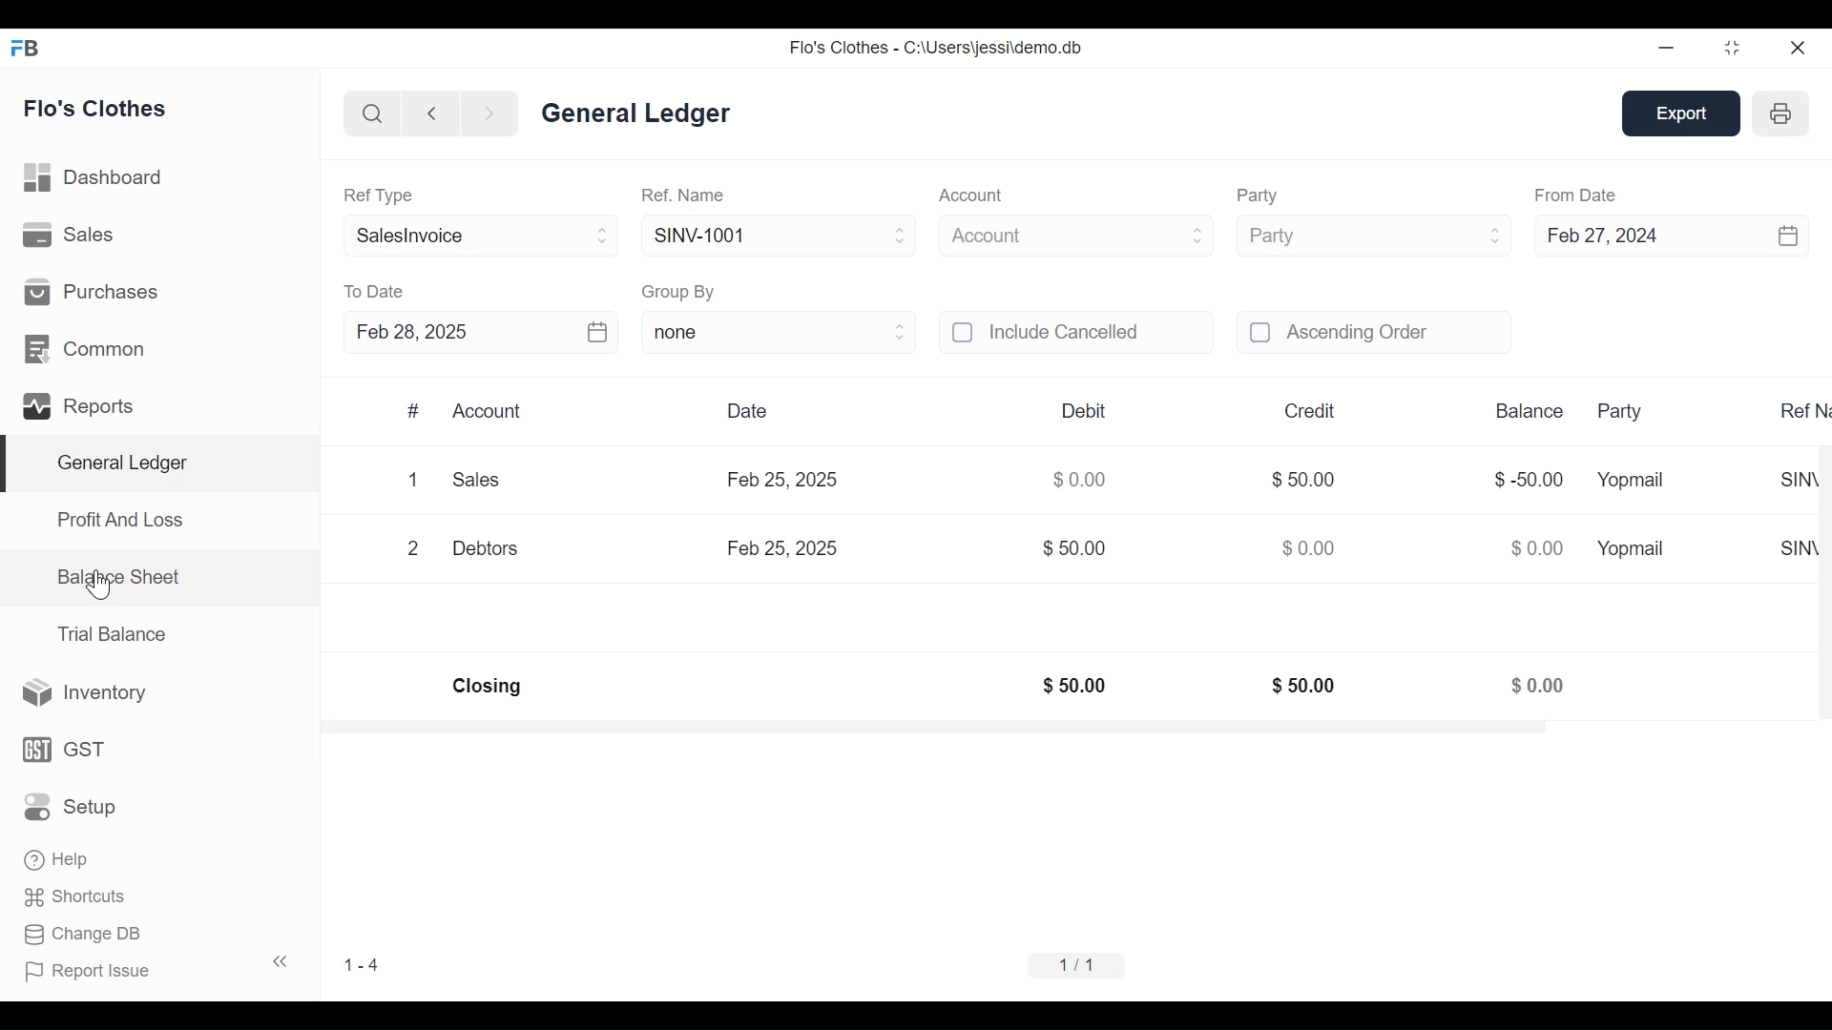 The image size is (1832, 1030). Describe the element at coordinates (933, 728) in the screenshot. I see `Scrollbar ` at that location.